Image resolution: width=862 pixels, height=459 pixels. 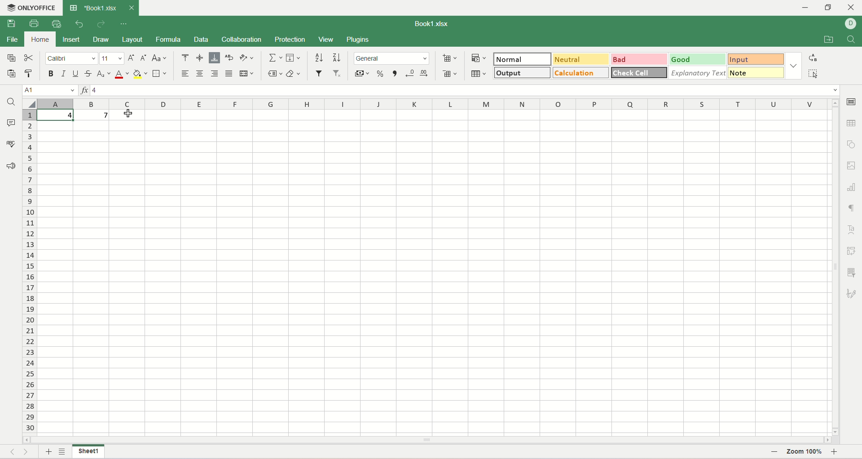 What do you see at coordinates (89, 453) in the screenshot?
I see `sheet name` at bounding box center [89, 453].